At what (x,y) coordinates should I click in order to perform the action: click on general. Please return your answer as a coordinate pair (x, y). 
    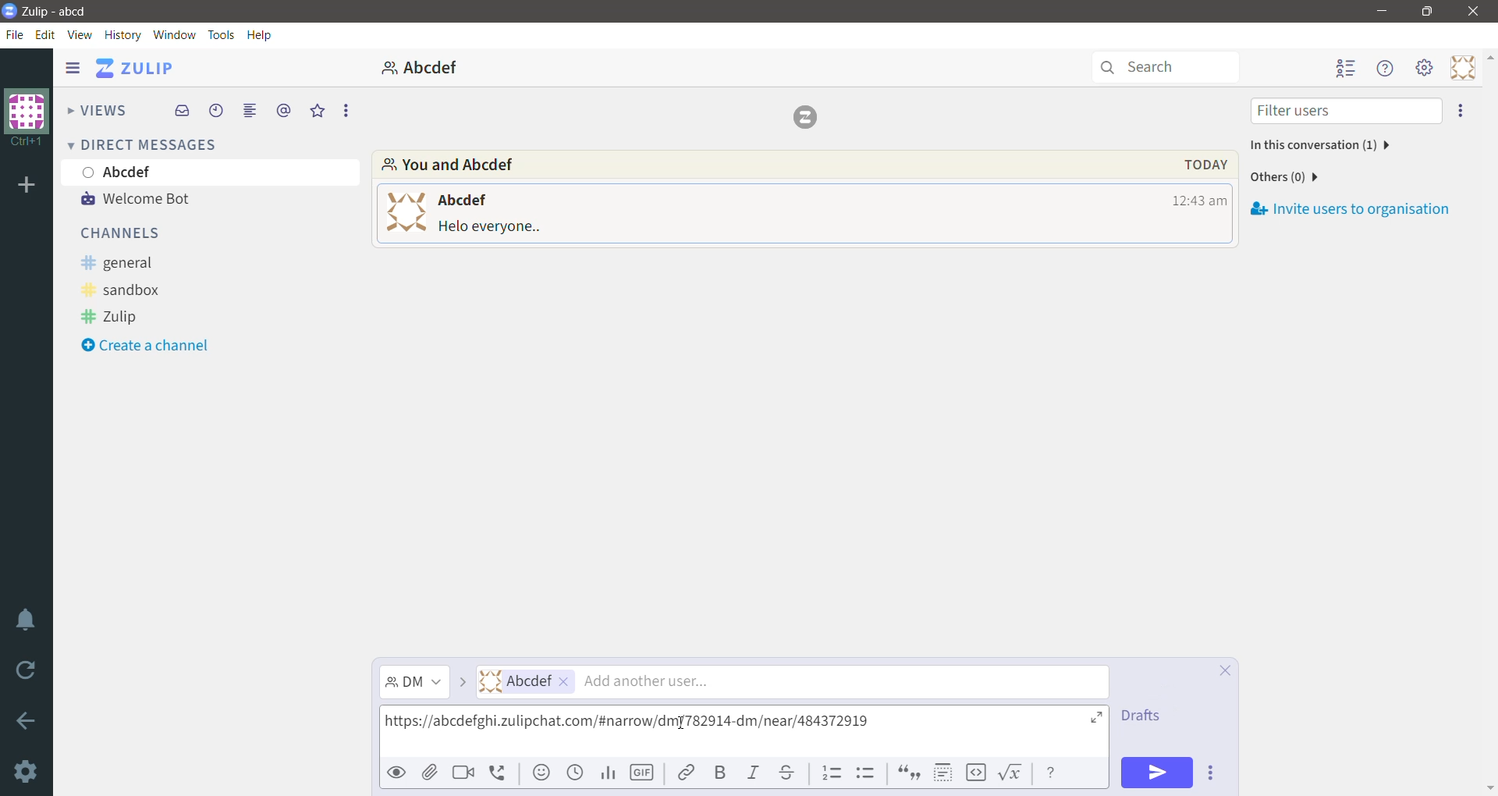
    Looking at the image, I should click on (129, 261).